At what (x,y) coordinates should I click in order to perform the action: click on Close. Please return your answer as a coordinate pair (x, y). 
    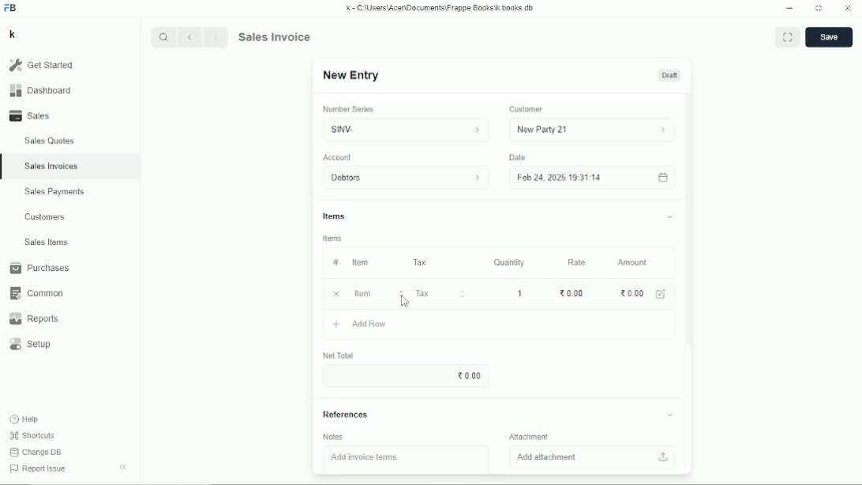
    Looking at the image, I should click on (848, 9).